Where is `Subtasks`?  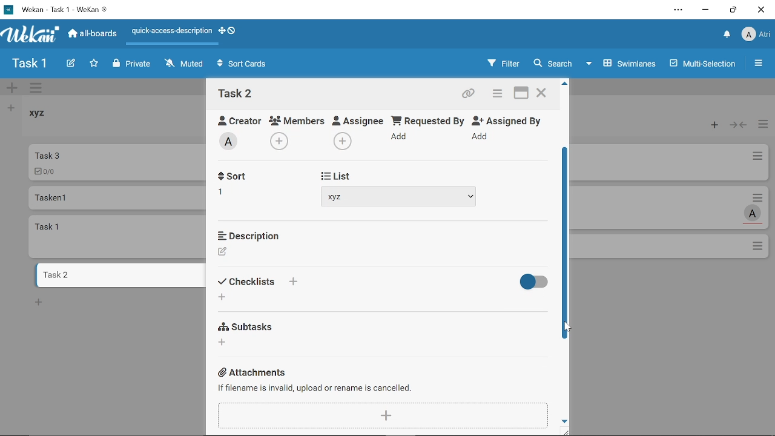
Subtasks is located at coordinates (248, 325).